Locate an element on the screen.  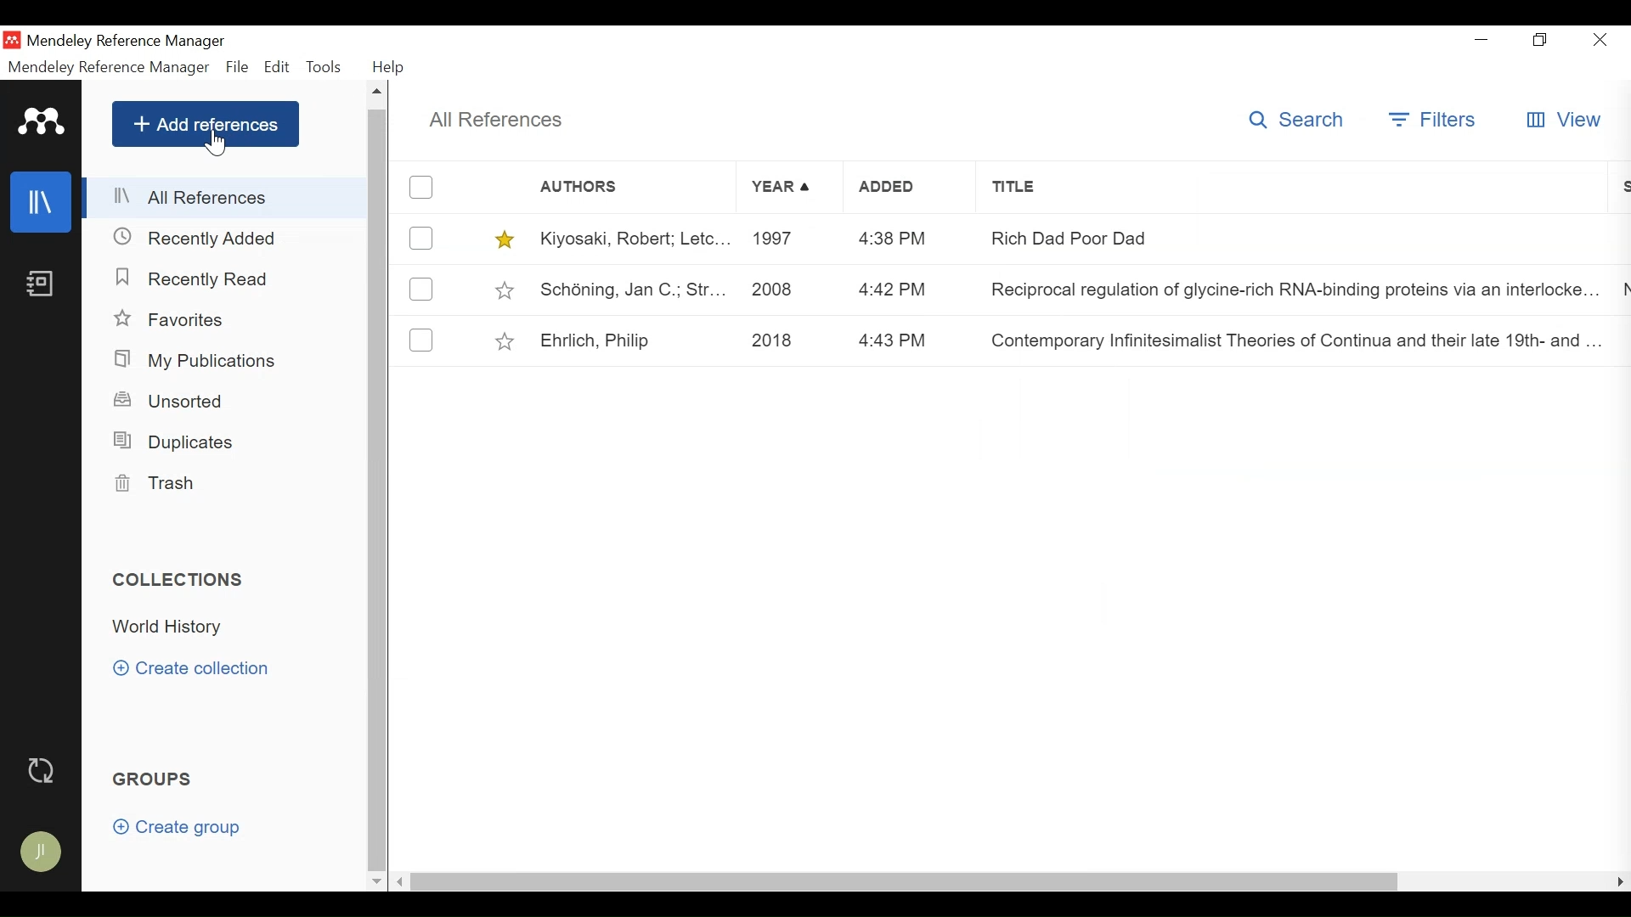
Create Collection is located at coordinates (191, 669).